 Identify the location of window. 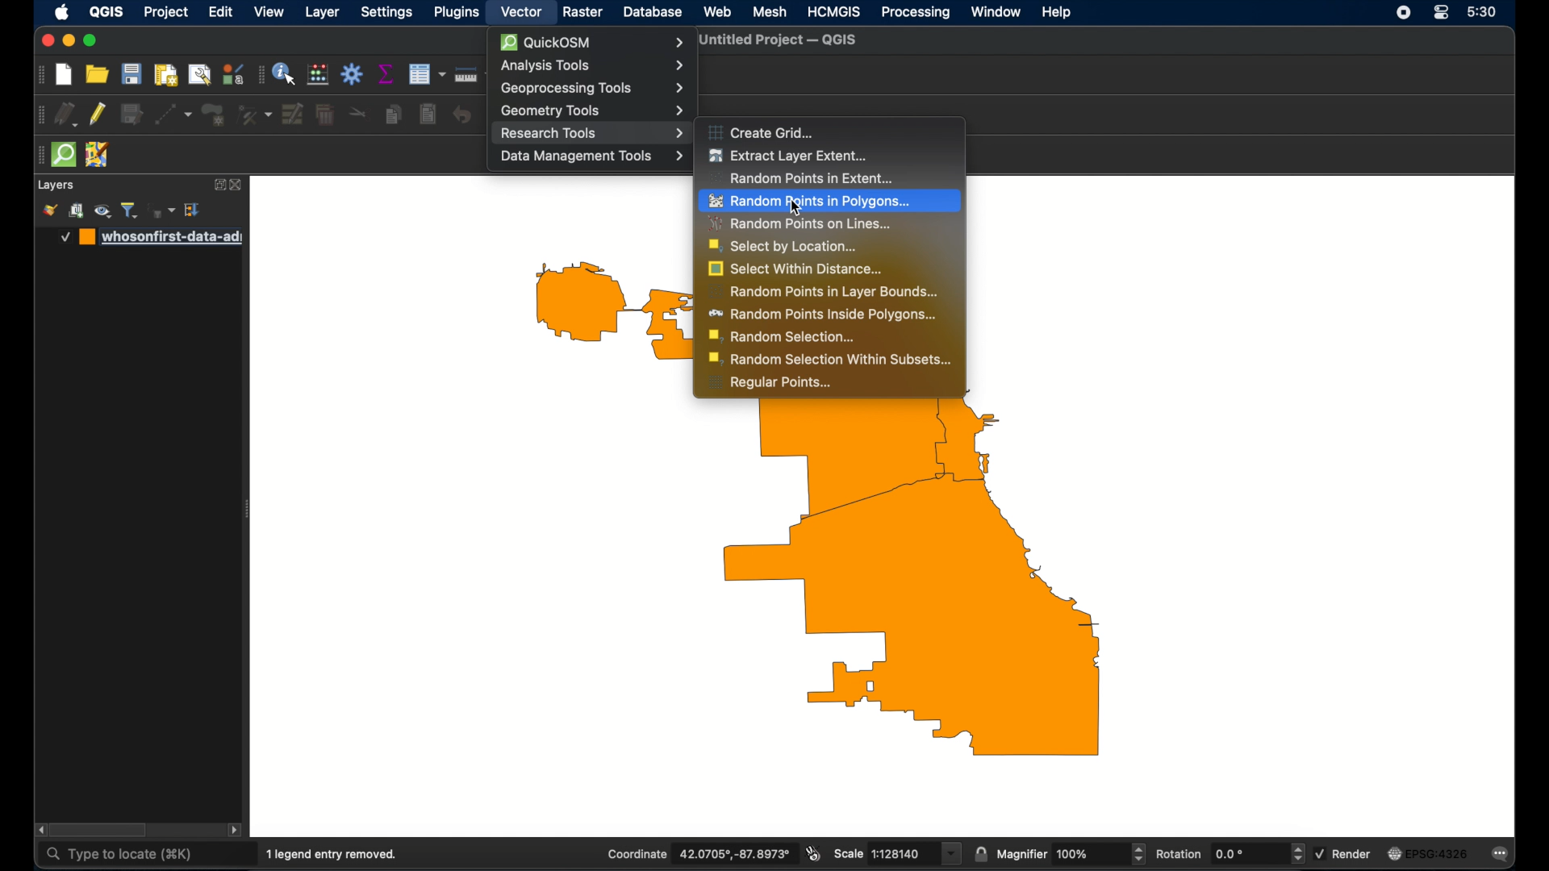
(996, 13).